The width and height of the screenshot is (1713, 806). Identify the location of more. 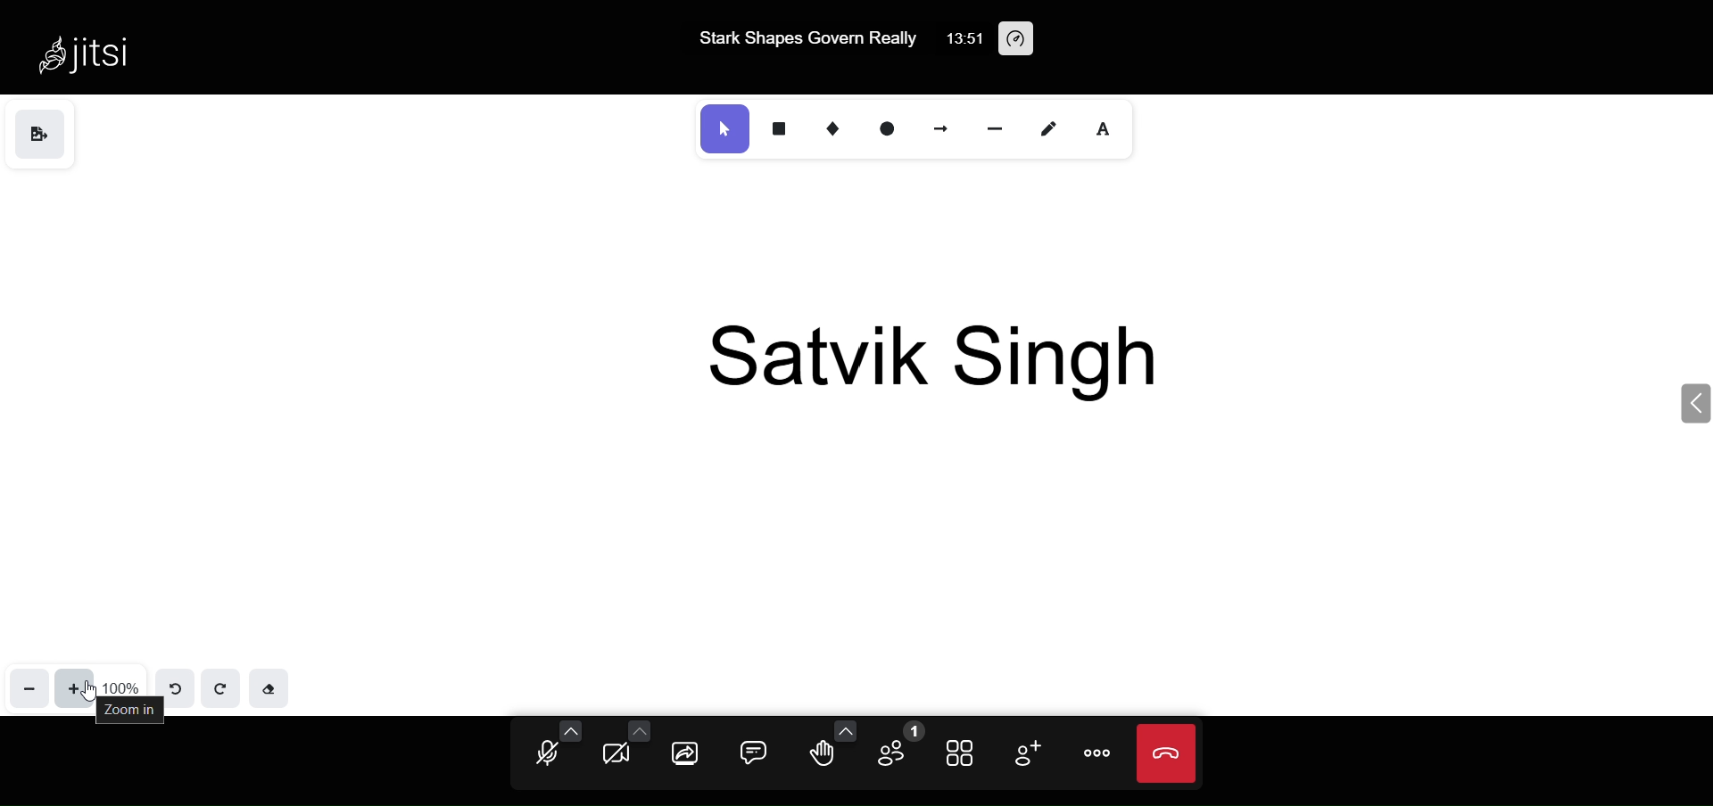
(1098, 753).